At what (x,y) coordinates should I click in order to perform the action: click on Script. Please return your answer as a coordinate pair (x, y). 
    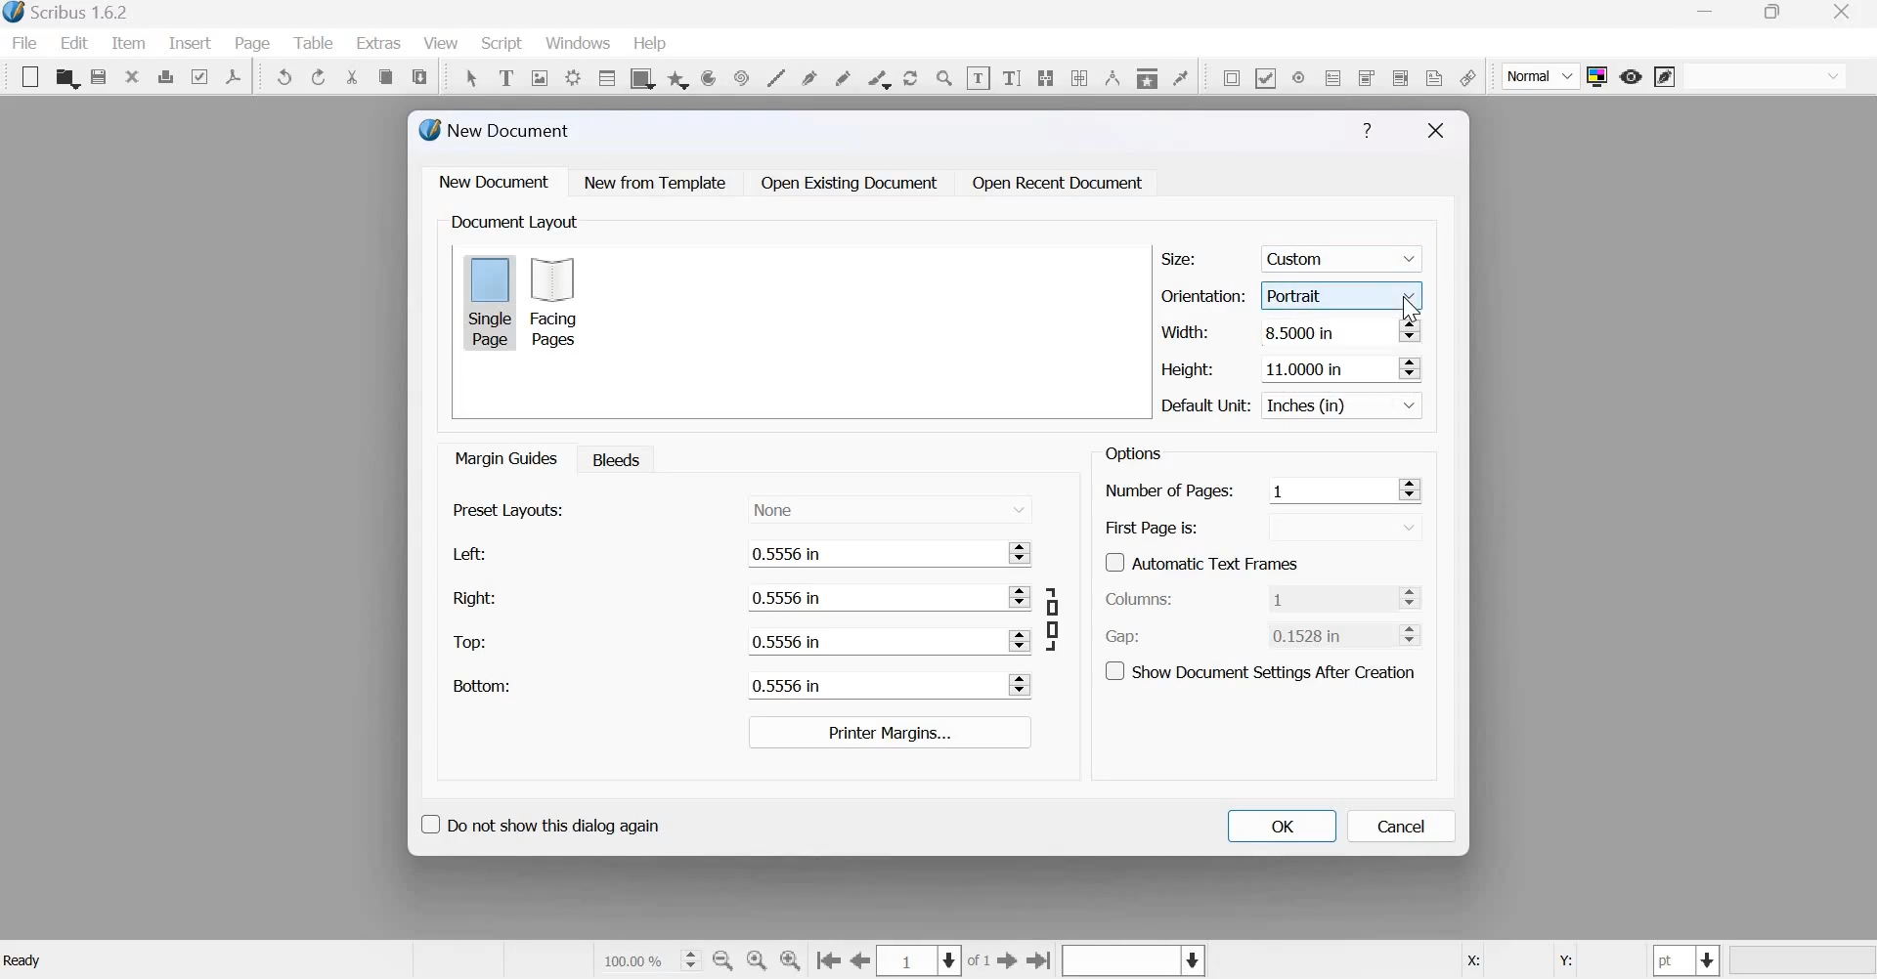
    Looking at the image, I should click on (501, 44).